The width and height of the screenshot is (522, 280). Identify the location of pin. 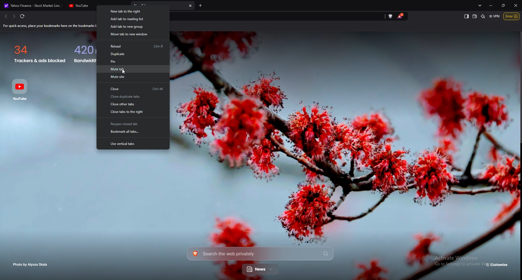
(132, 61).